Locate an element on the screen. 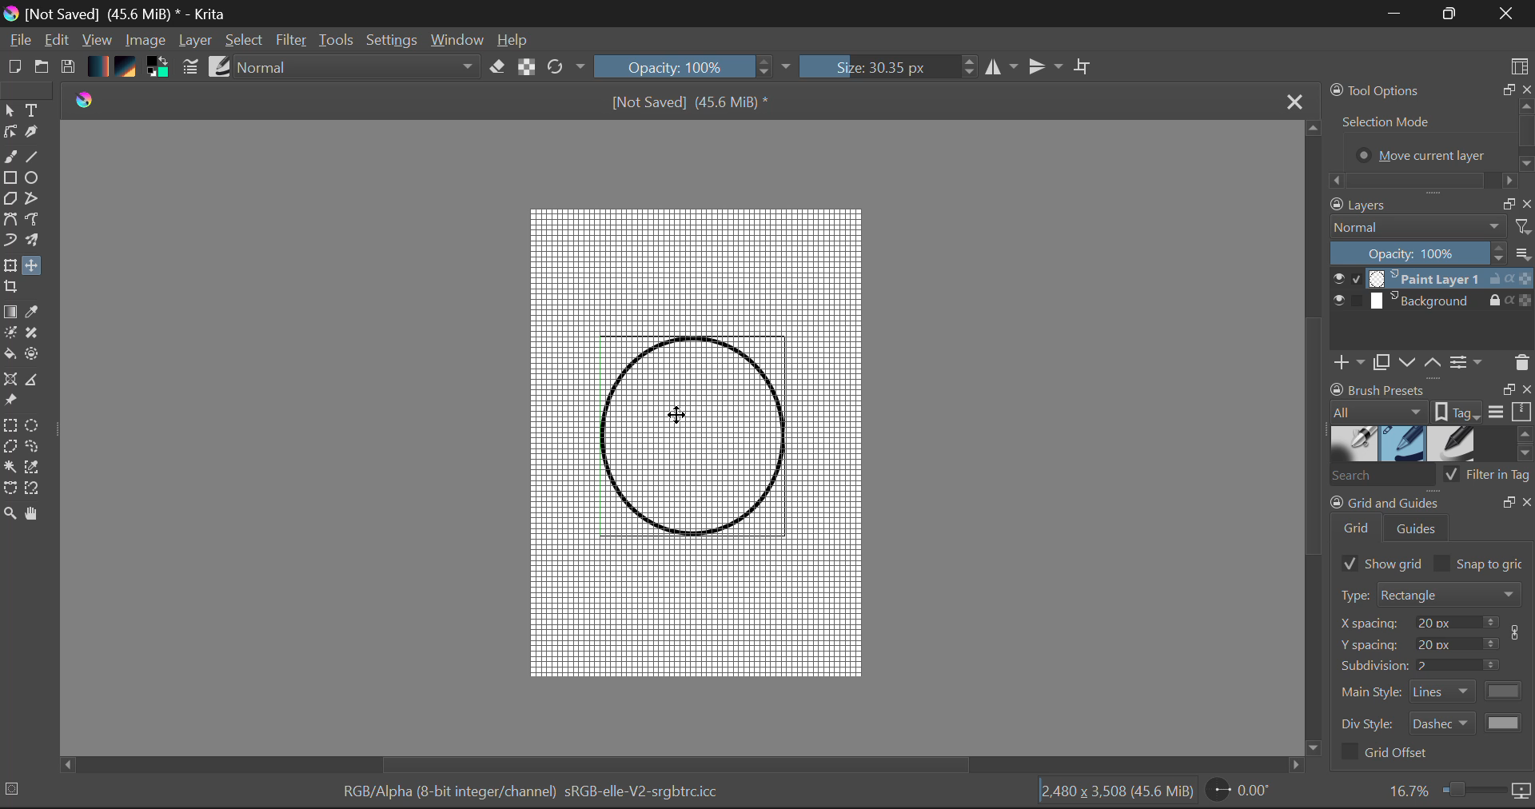 The width and height of the screenshot is (1535, 809). Enclose and Fill is located at coordinates (37, 357).